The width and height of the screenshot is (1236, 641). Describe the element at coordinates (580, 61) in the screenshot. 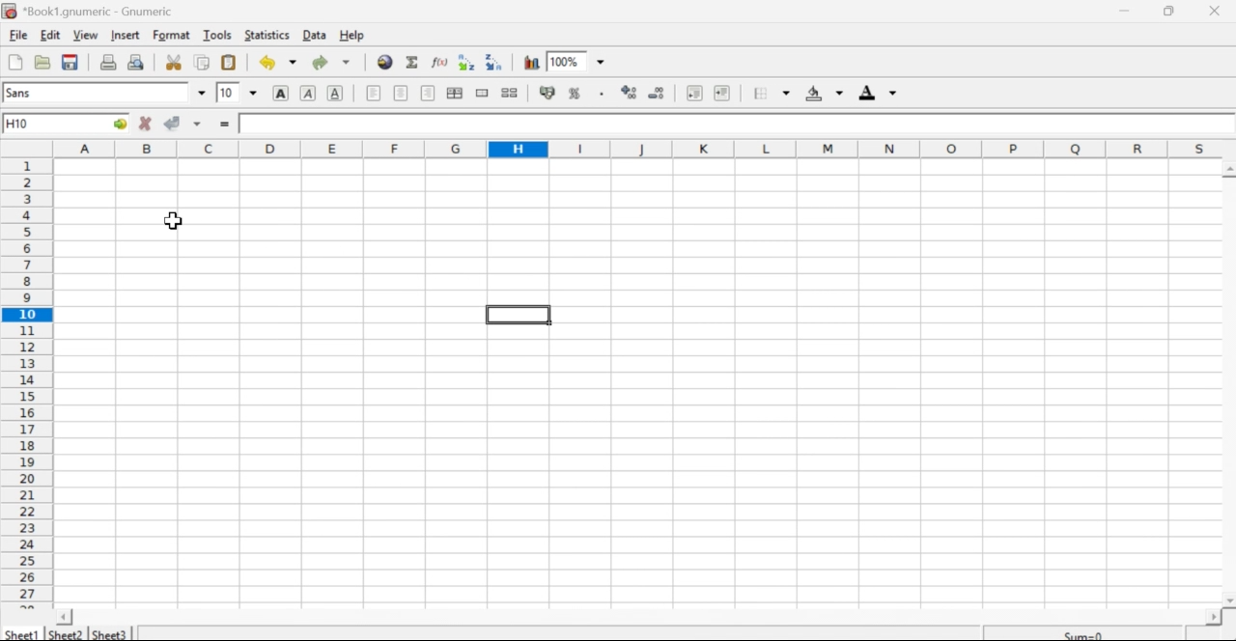

I see `Zoom` at that location.